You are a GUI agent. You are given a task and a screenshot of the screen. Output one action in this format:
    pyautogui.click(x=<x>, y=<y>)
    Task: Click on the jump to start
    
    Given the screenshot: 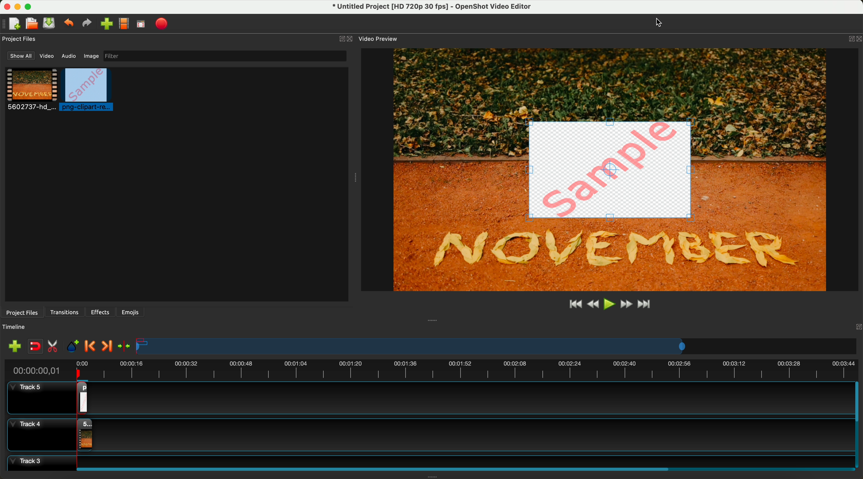 What is the action you would take?
    pyautogui.click(x=576, y=305)
    